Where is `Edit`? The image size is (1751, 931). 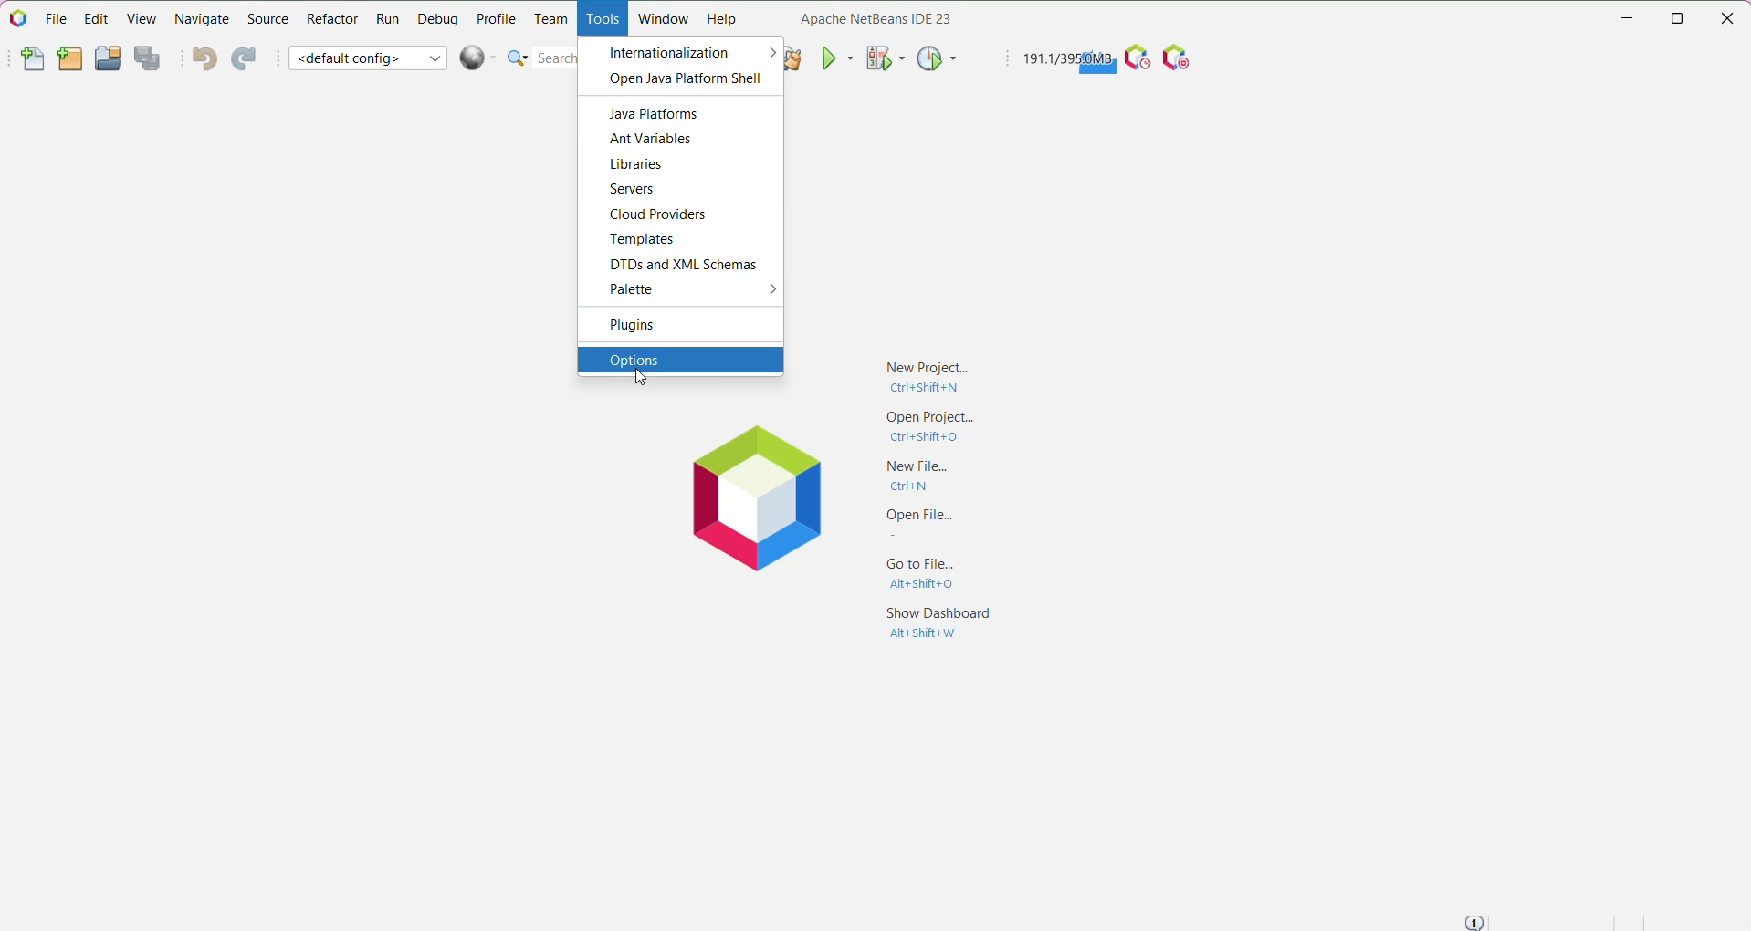
Edit is located at coordinates (93, 20).